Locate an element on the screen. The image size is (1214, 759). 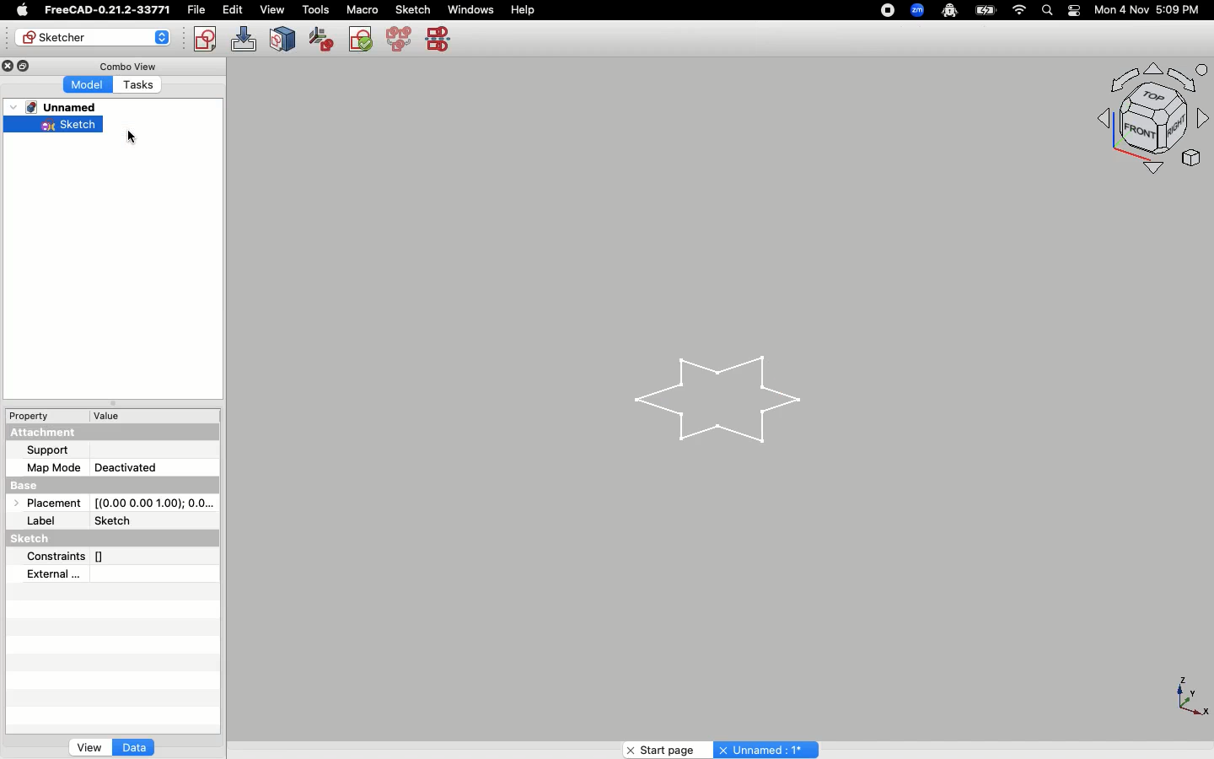
Apple Logo is located at coordinates (20, 10).